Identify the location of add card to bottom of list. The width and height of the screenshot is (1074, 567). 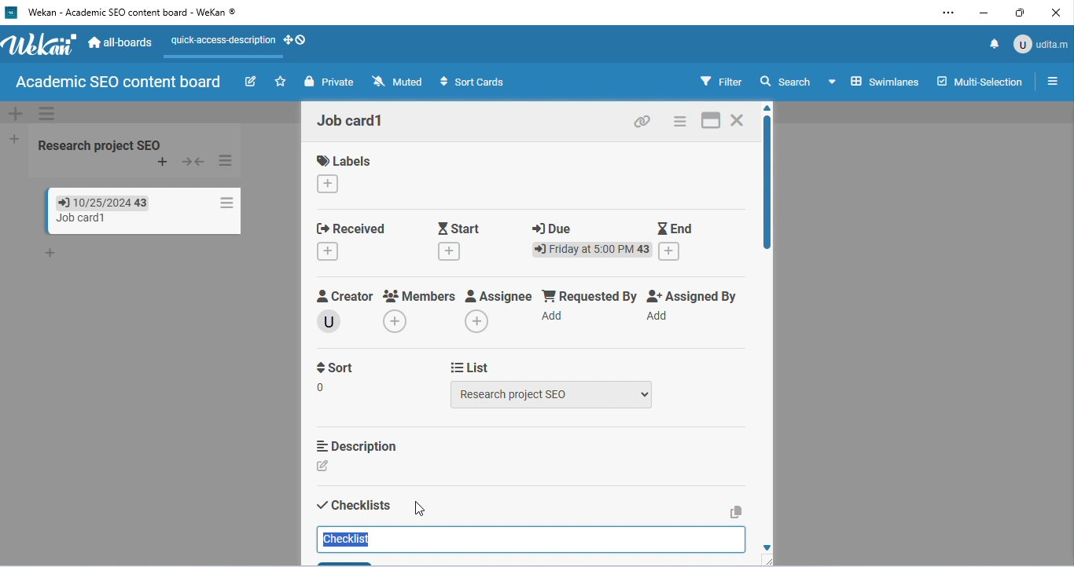
(53, 254).